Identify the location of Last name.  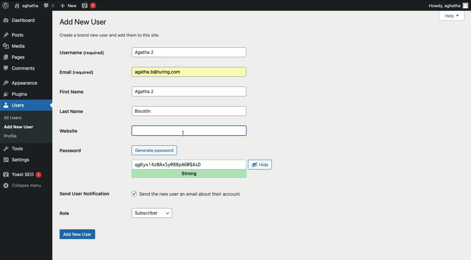
(77, 111).